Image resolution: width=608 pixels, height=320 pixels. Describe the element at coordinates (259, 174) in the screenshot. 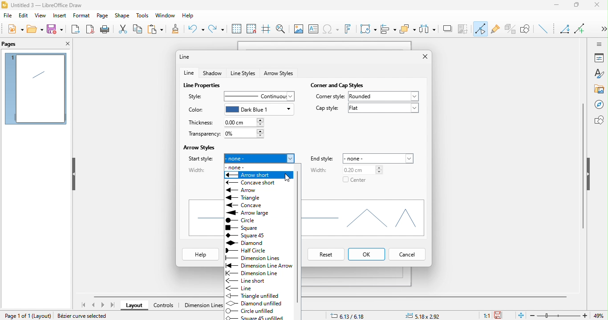

I see `arrow short` at that location.